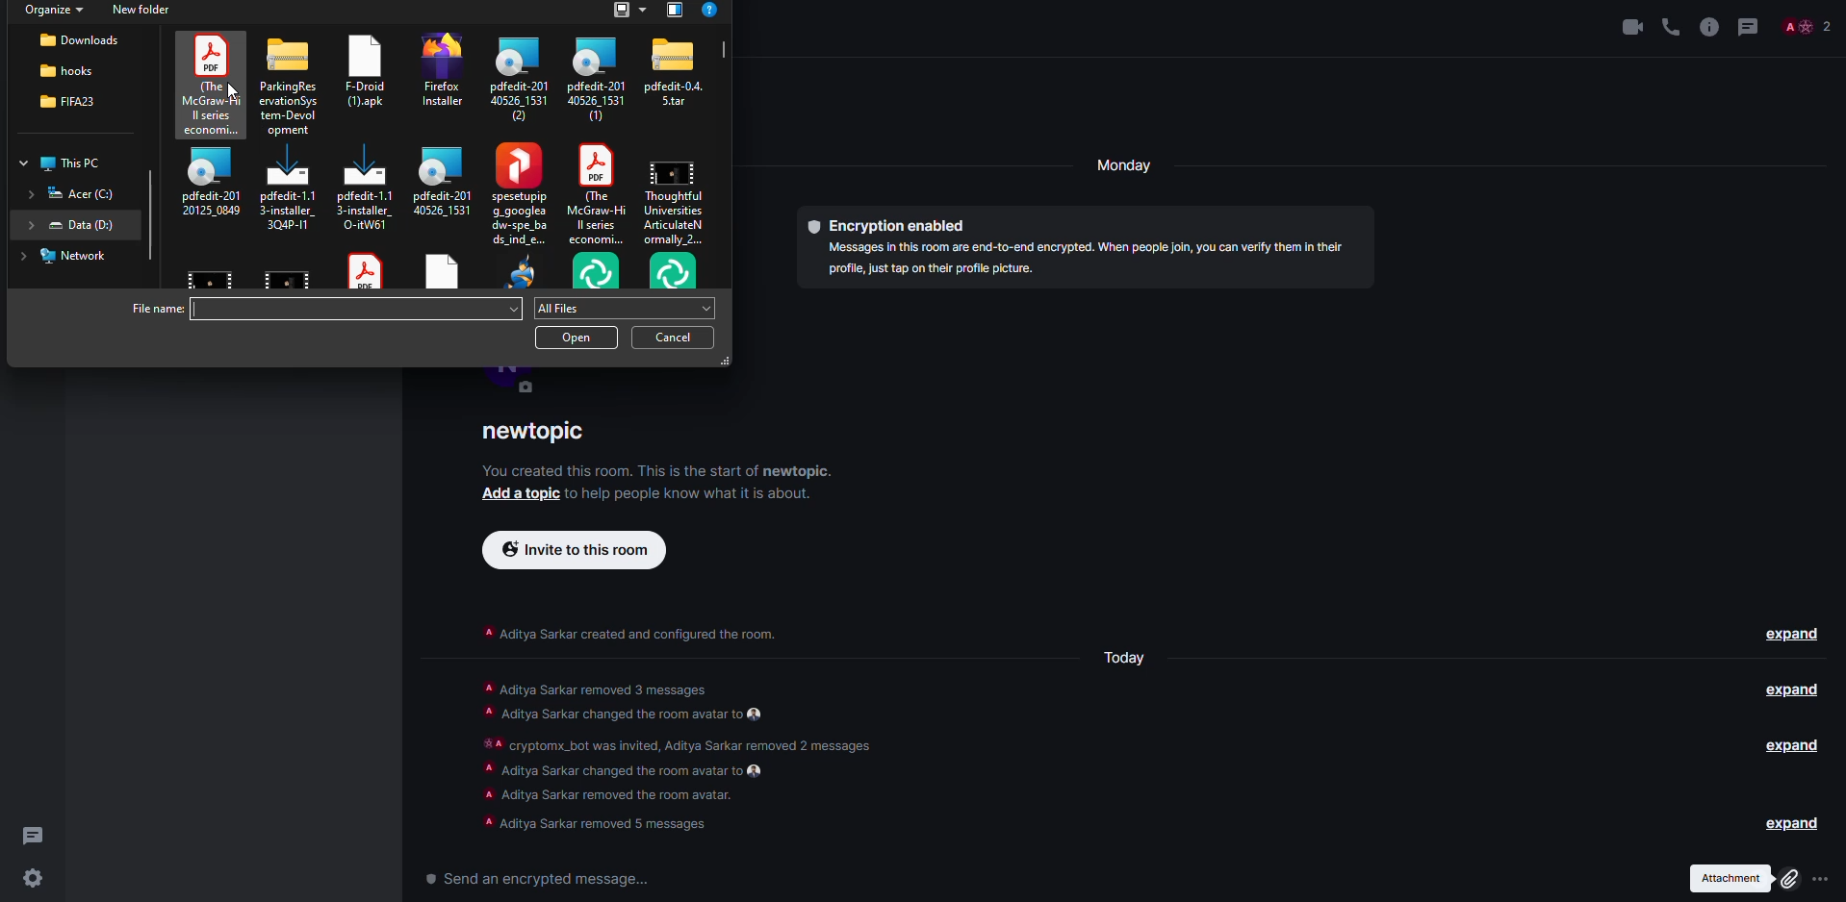  I want to click on file, so click(294, 193).